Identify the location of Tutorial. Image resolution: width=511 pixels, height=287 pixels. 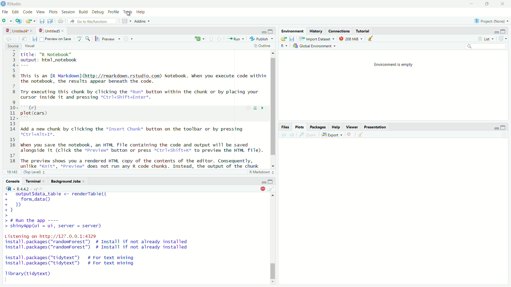
(364, 31).